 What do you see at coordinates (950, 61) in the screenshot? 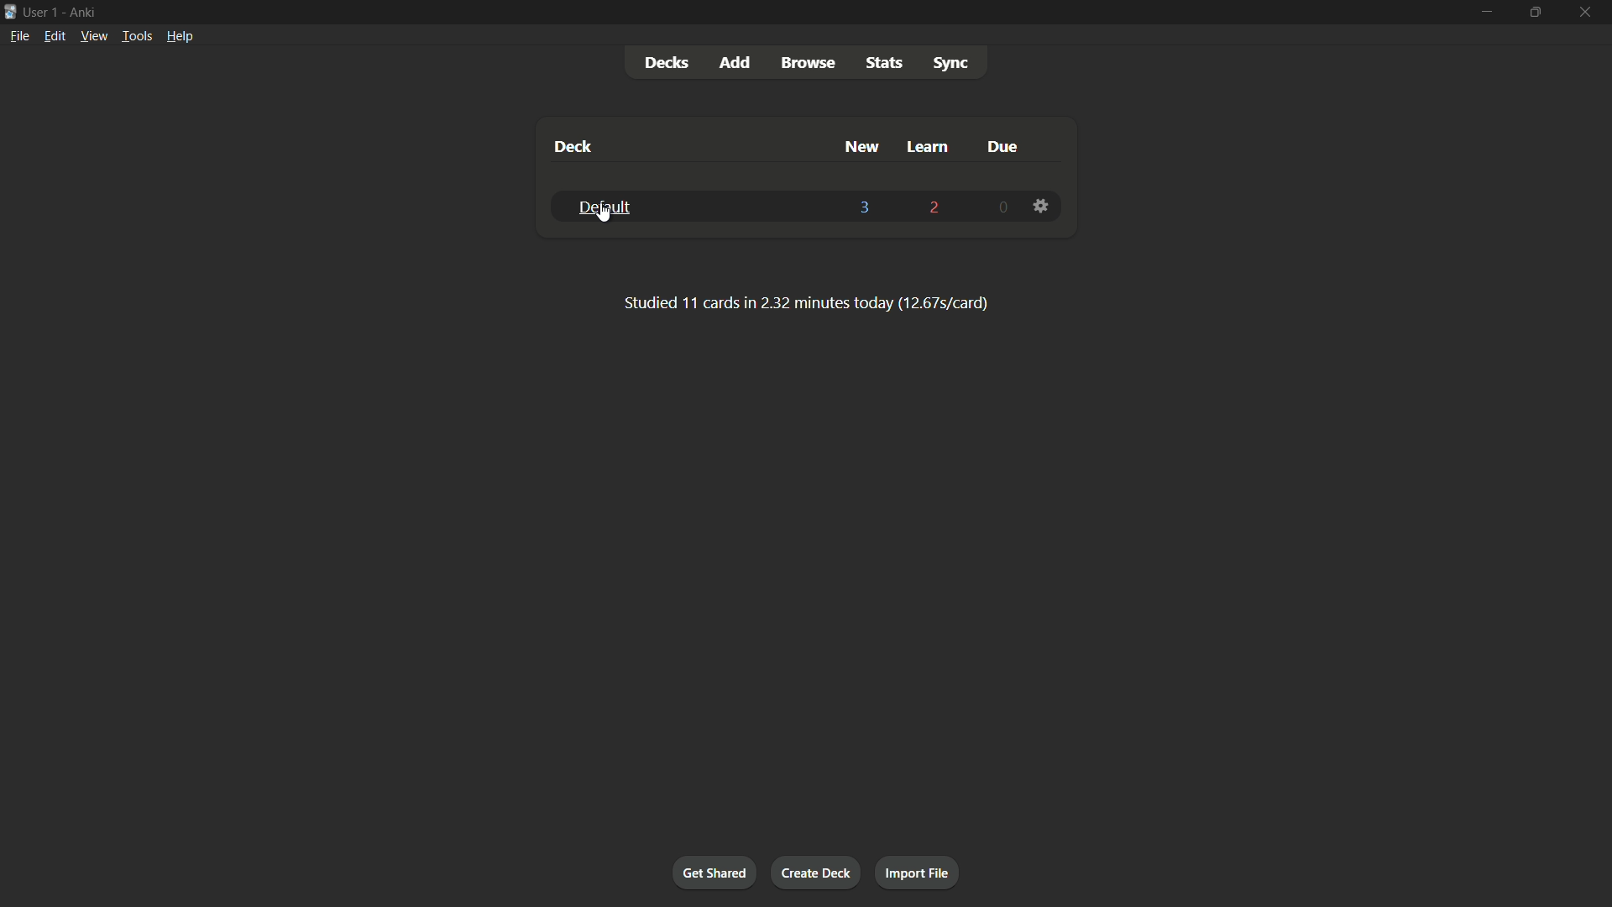
I see `sync` at bounding box center [950, 61].